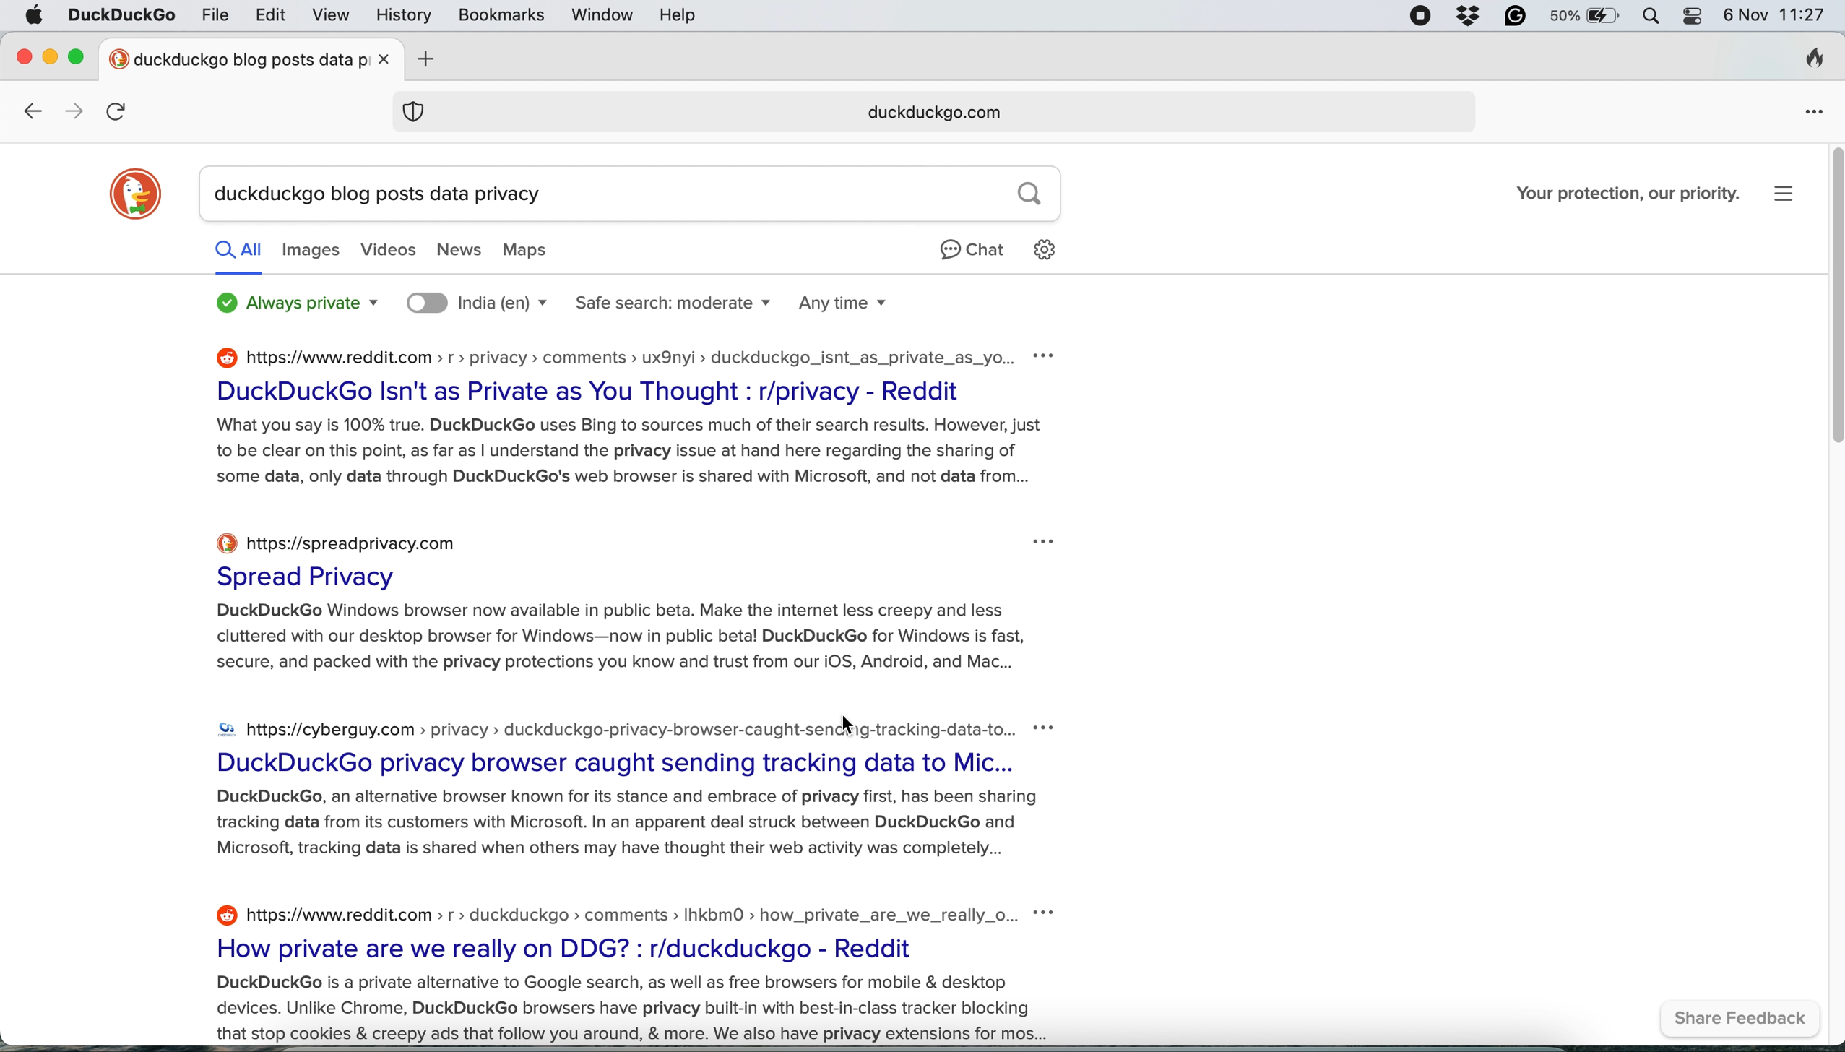  What do you see at coordinates (123, 15) in the screenshot?
I see `duckduckgo` at bounding box center [123, 15].